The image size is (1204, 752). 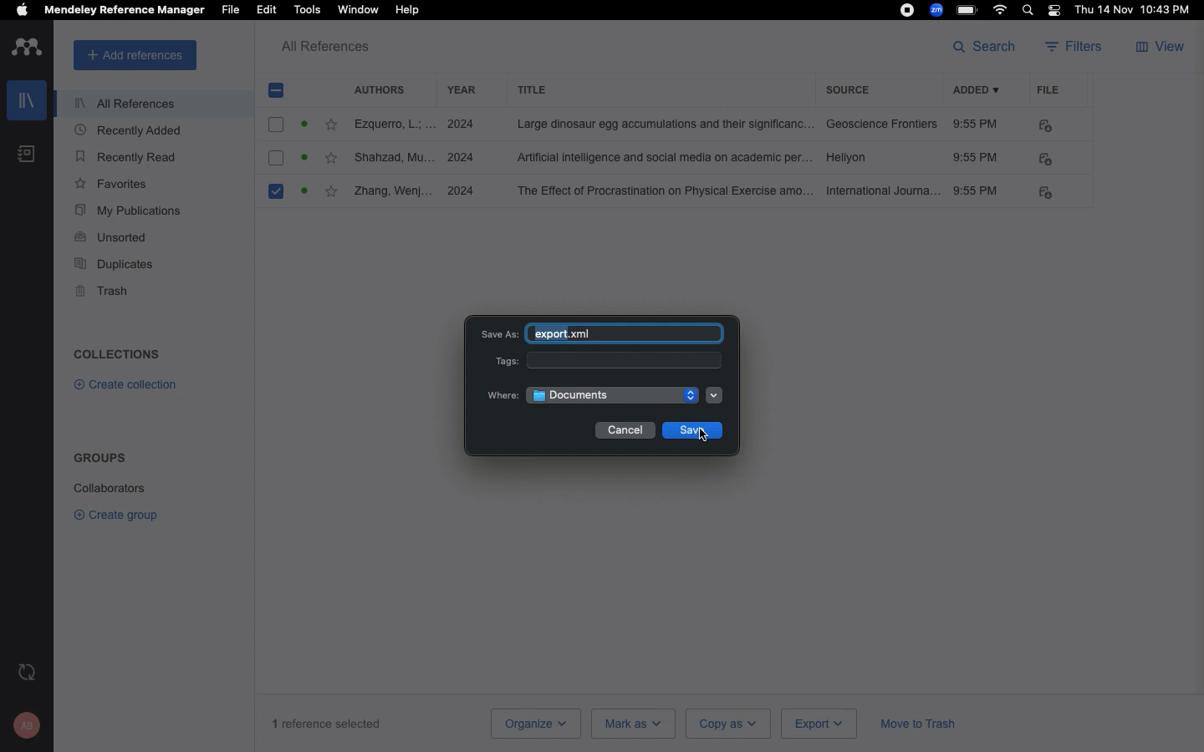 I want to click on Create group, so click(x=120, y=514).